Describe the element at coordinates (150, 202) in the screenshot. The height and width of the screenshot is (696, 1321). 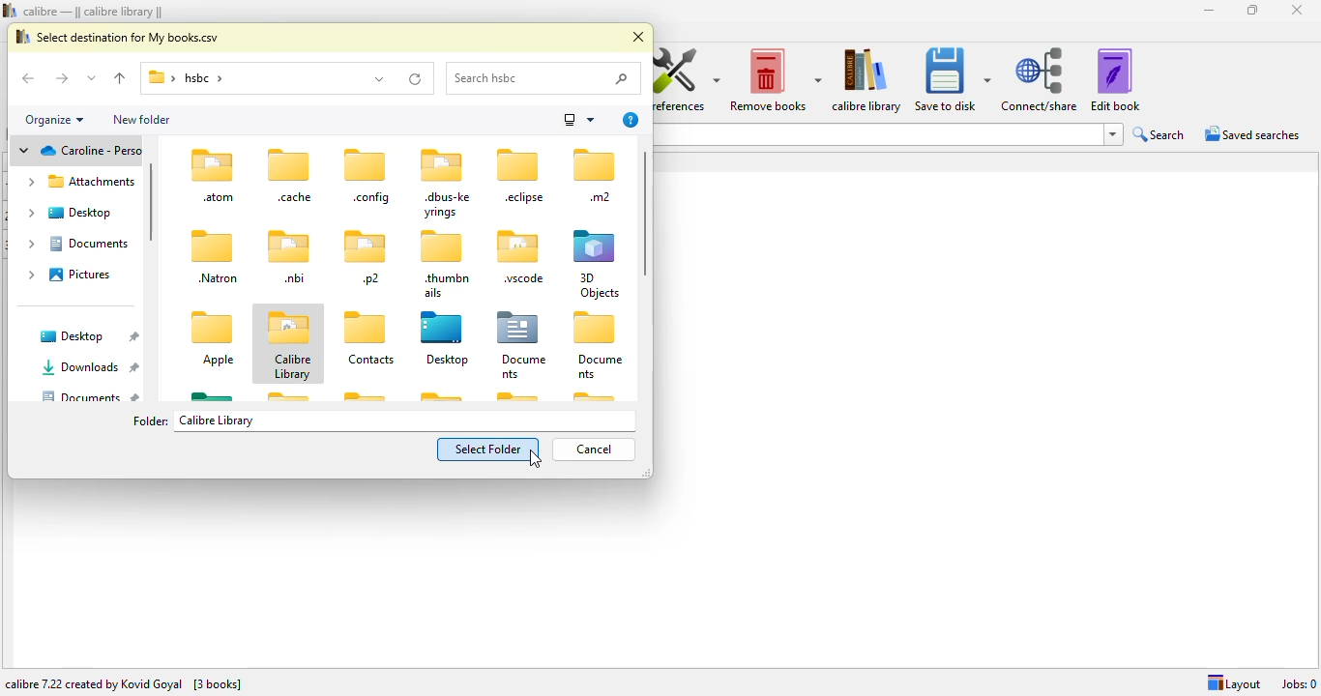
I see `vertical scroll bar` at that location.